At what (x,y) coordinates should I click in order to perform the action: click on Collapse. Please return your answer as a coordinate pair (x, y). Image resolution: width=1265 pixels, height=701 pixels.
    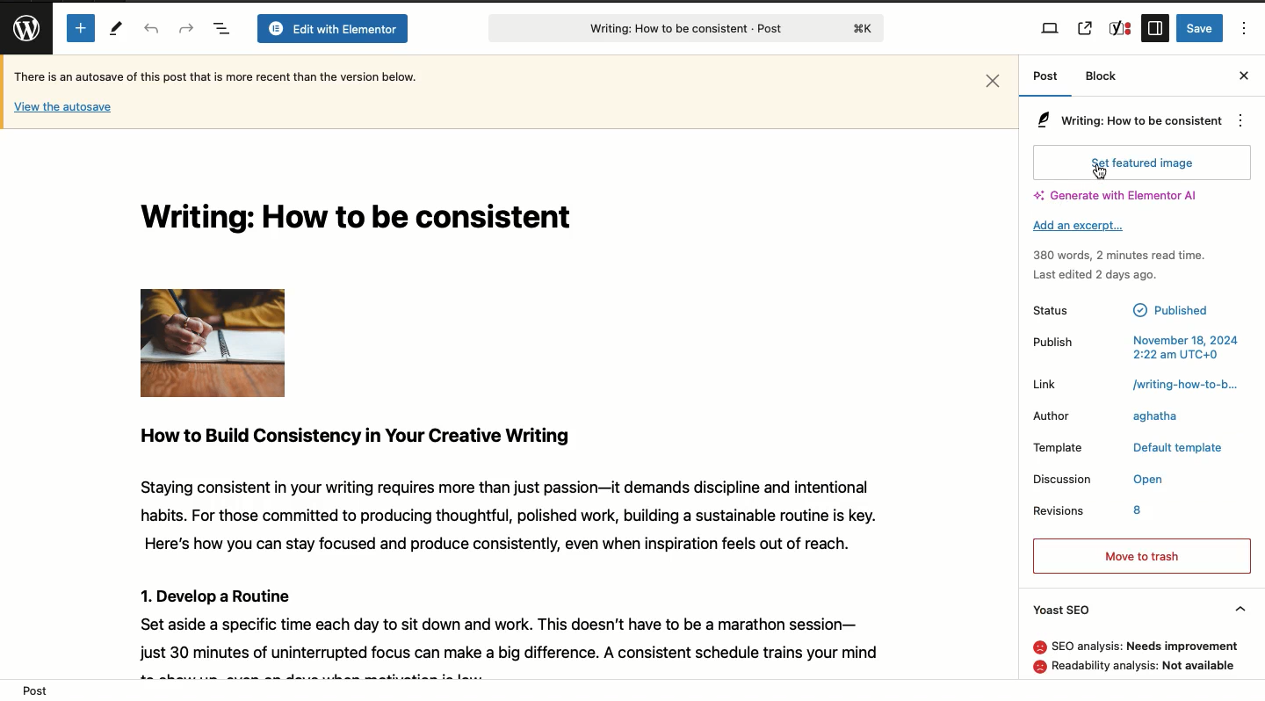
    Looking at the image, I should click on (1239, 604).